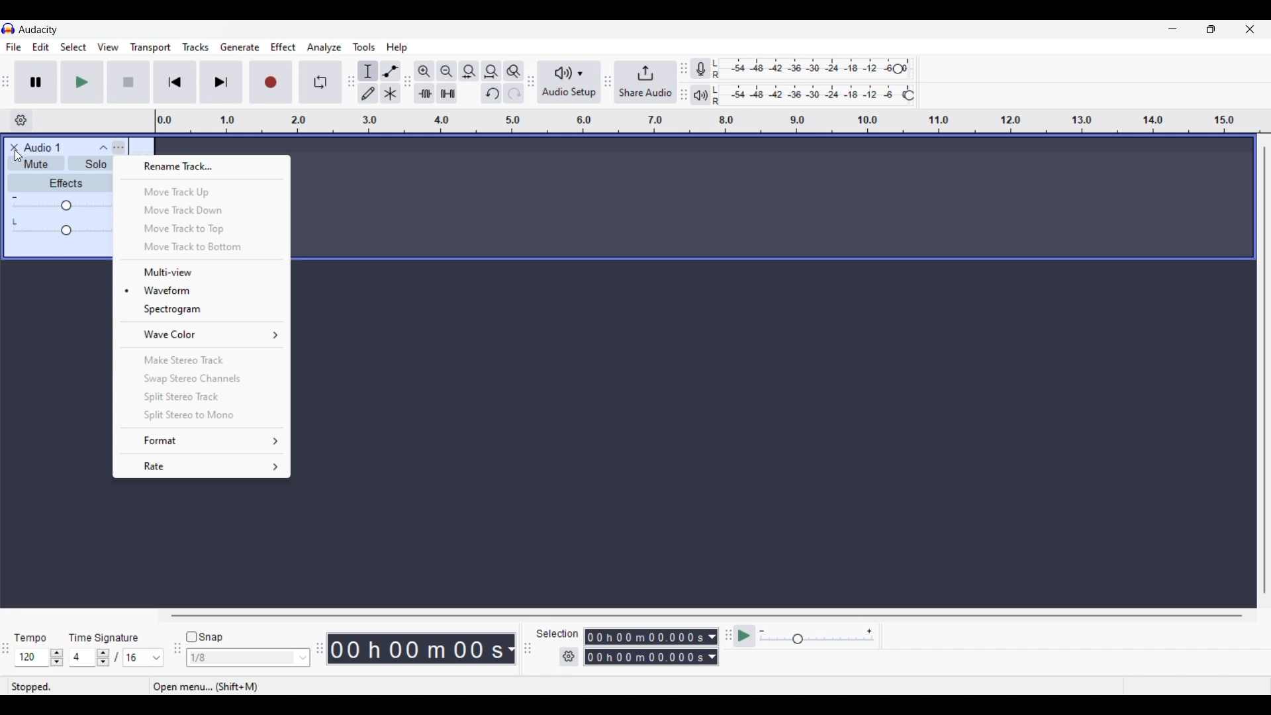 This screenshot has width=1271, height=715. Describe the element at coordinates (556, 634) in the screenshot. I see `Selection` at that location.